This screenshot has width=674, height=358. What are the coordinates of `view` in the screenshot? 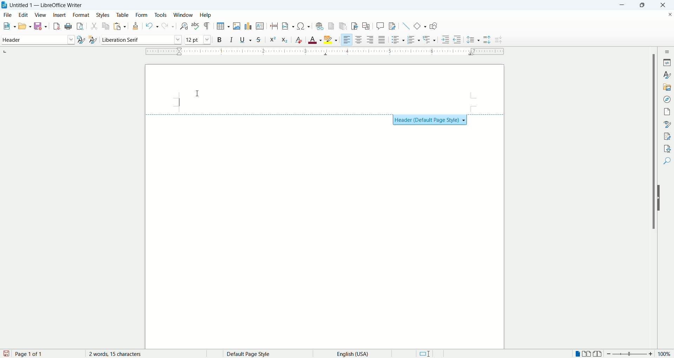 It's located at (41, 15).